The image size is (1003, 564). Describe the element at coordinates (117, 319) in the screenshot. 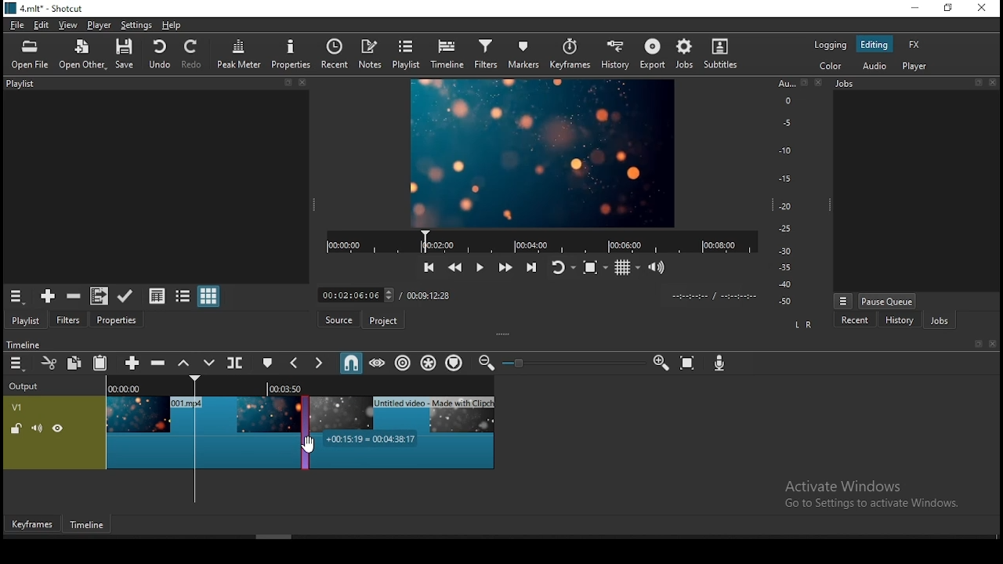

I see `properties` at that location.